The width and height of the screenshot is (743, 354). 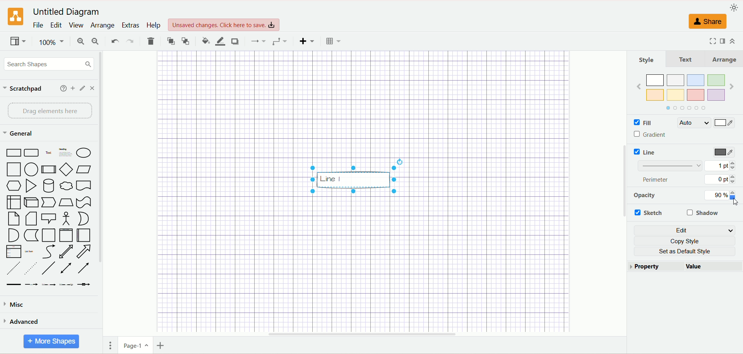 I want to click on Arrange, so click(x=722, y=59).